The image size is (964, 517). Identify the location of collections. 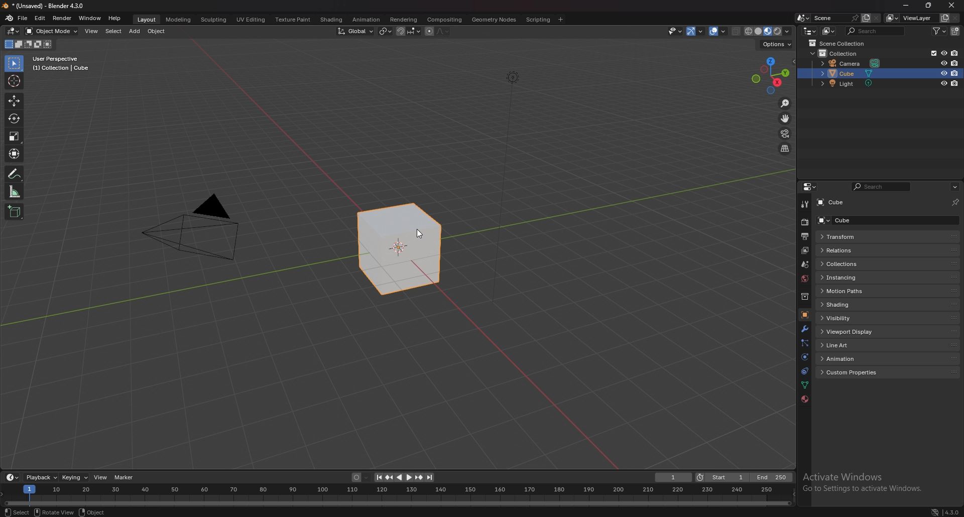
(858, 264).